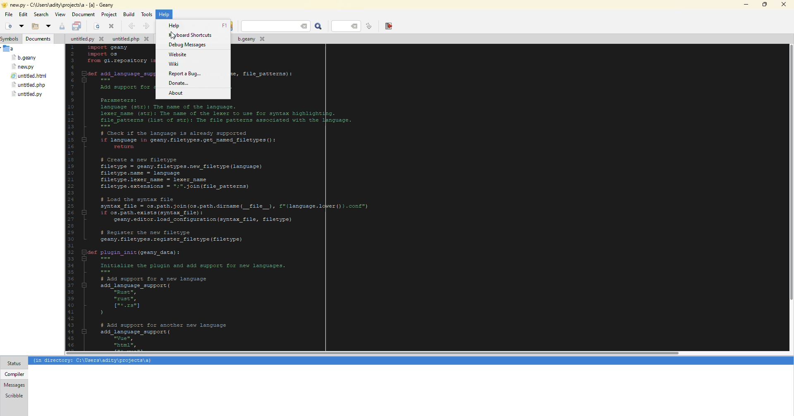 The height and width of the screenshot is (416, 794). What do you see at coordinates (27, 94) in the screenshot?
I see `file` at bounding box center [27, 94].